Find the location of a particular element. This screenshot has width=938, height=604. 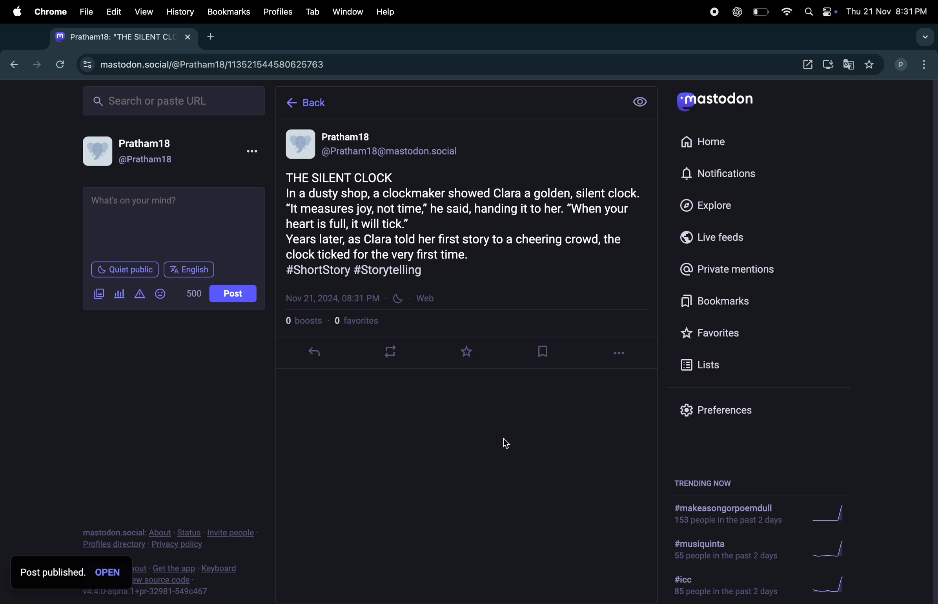

list is located at coordinates (720, 367).